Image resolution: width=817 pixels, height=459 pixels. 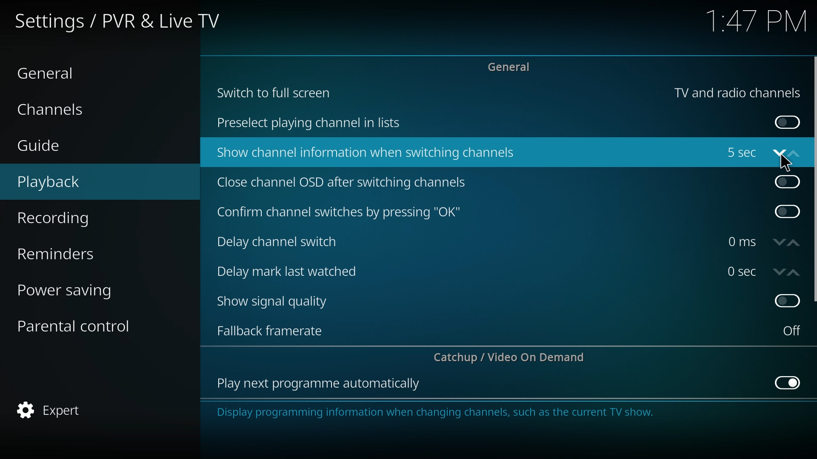 What do you see at coordinates (275, 92) in the screenshot?
I see `switch to full screen` at bounding box center [275, 92].